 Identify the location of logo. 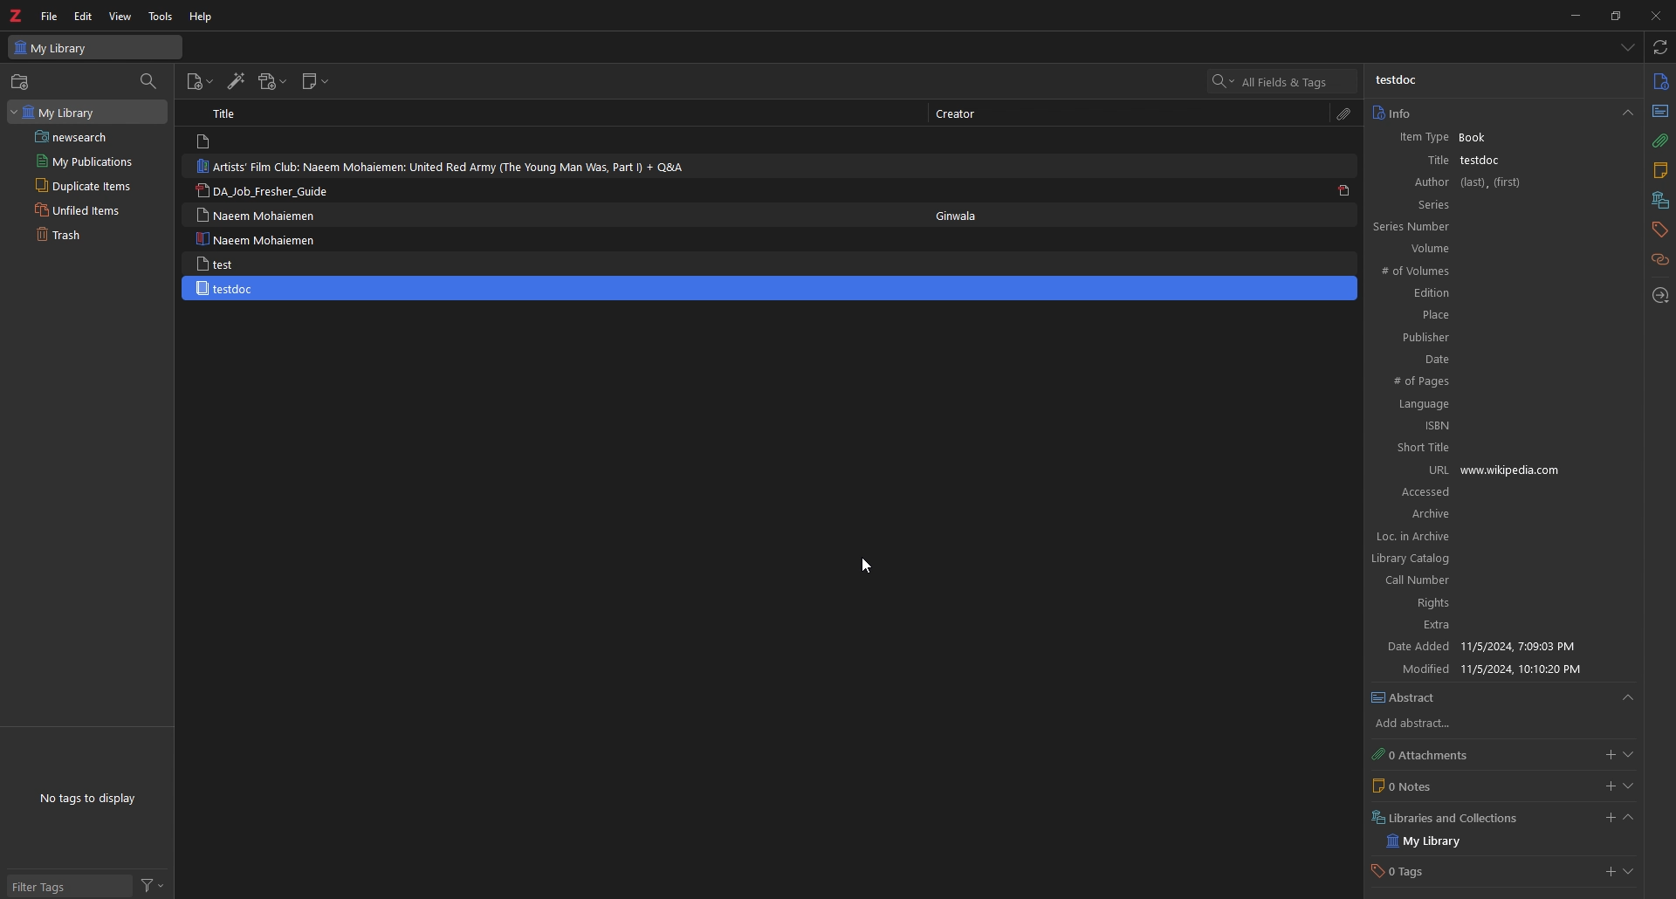
(17, 16).